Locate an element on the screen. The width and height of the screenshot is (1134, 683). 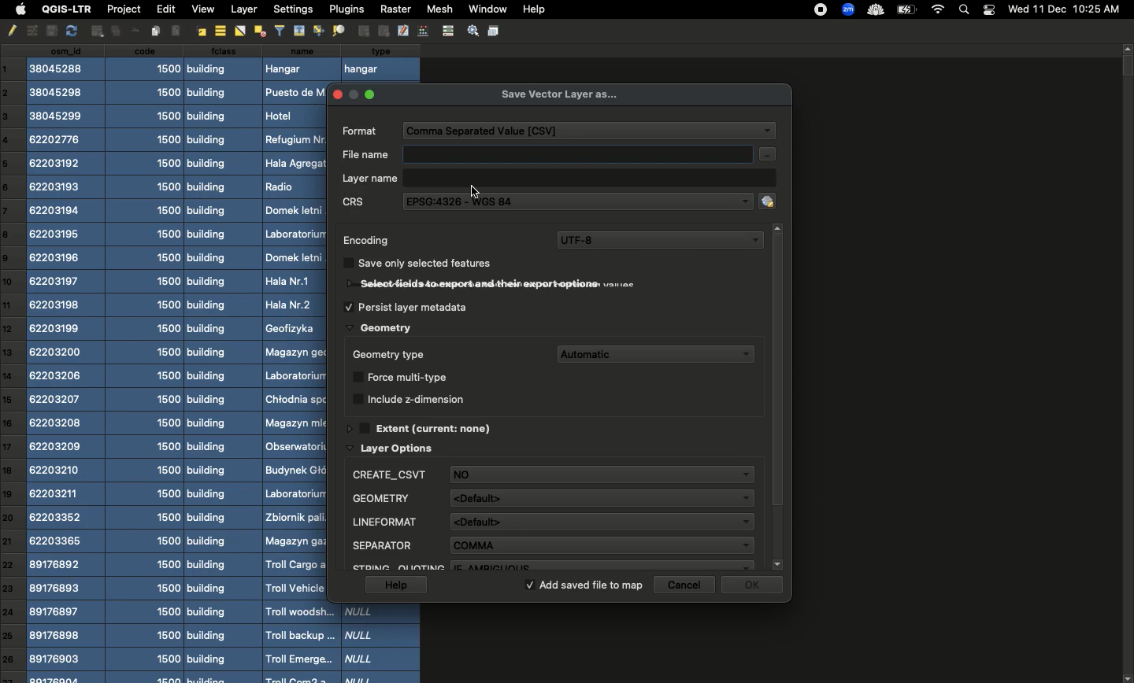
Date time is located at coordinates (1064, 9).